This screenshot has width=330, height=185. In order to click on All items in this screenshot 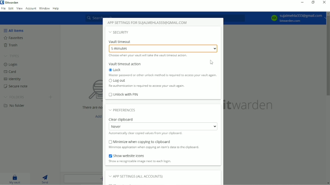, I will do `click(15, 31)`.